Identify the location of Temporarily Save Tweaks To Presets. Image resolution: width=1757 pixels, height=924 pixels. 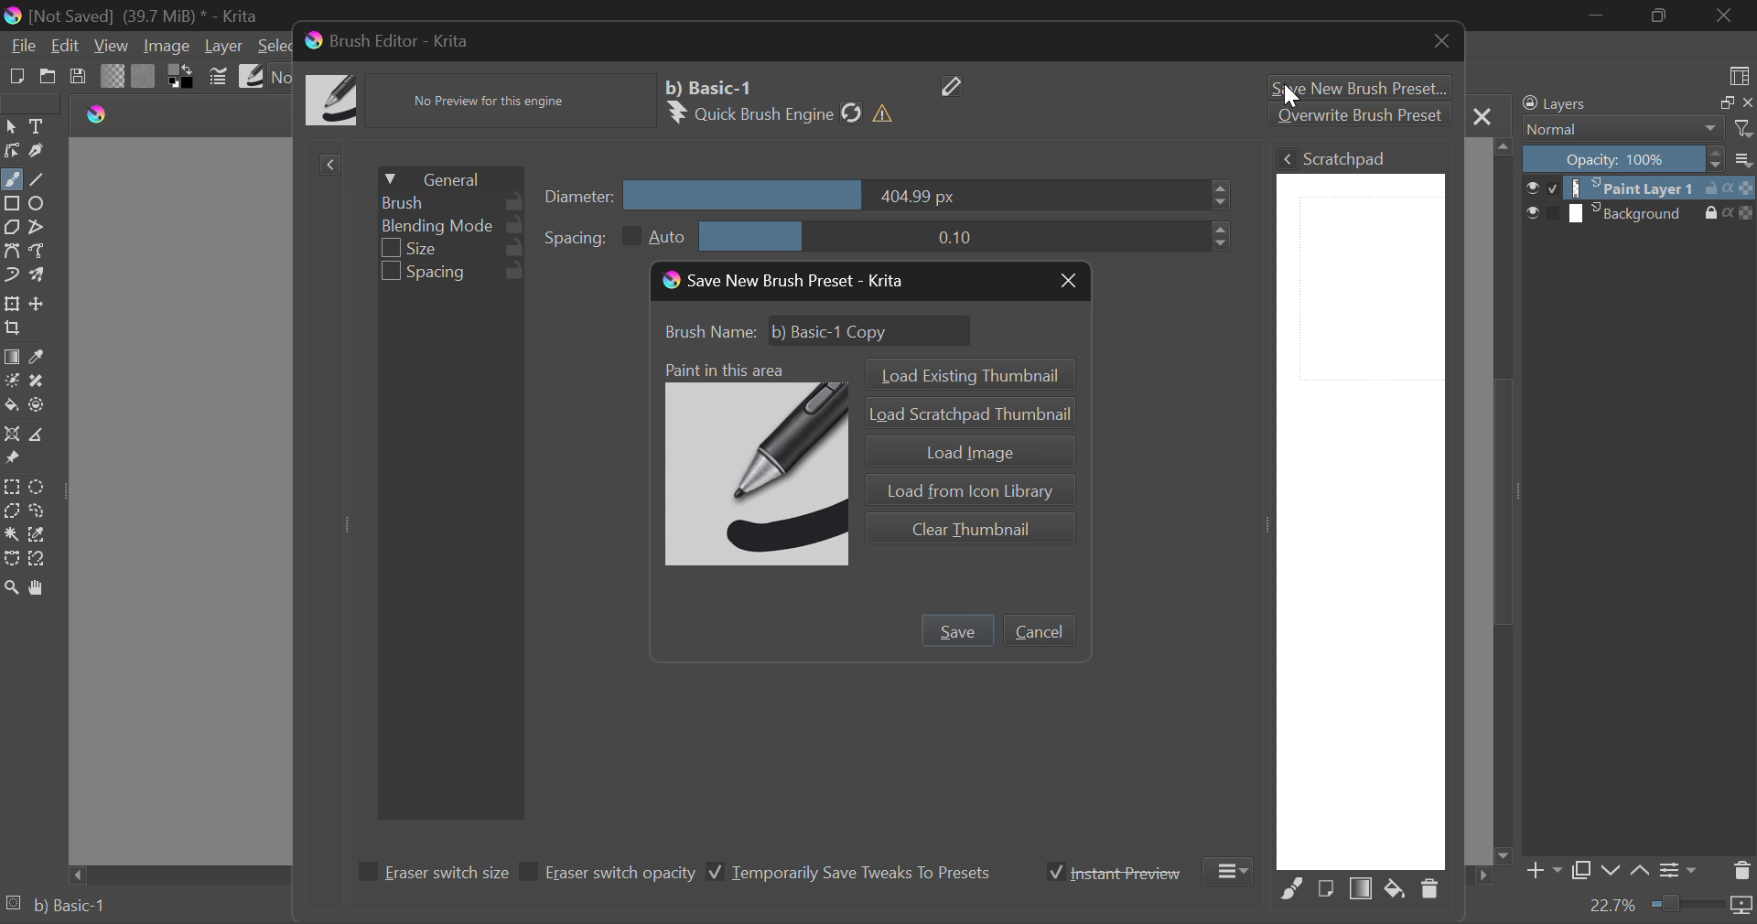
(850, 874).